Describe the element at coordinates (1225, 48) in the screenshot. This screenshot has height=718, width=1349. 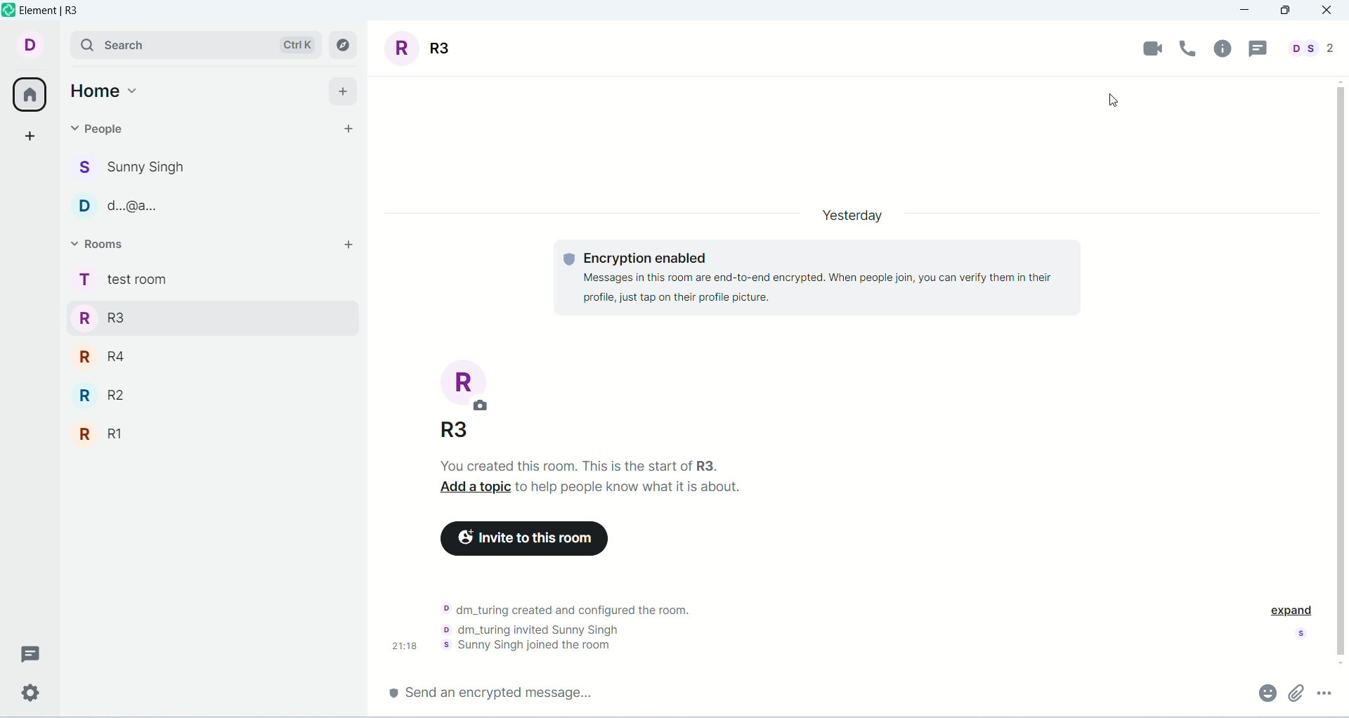
I see `room info` at that location.